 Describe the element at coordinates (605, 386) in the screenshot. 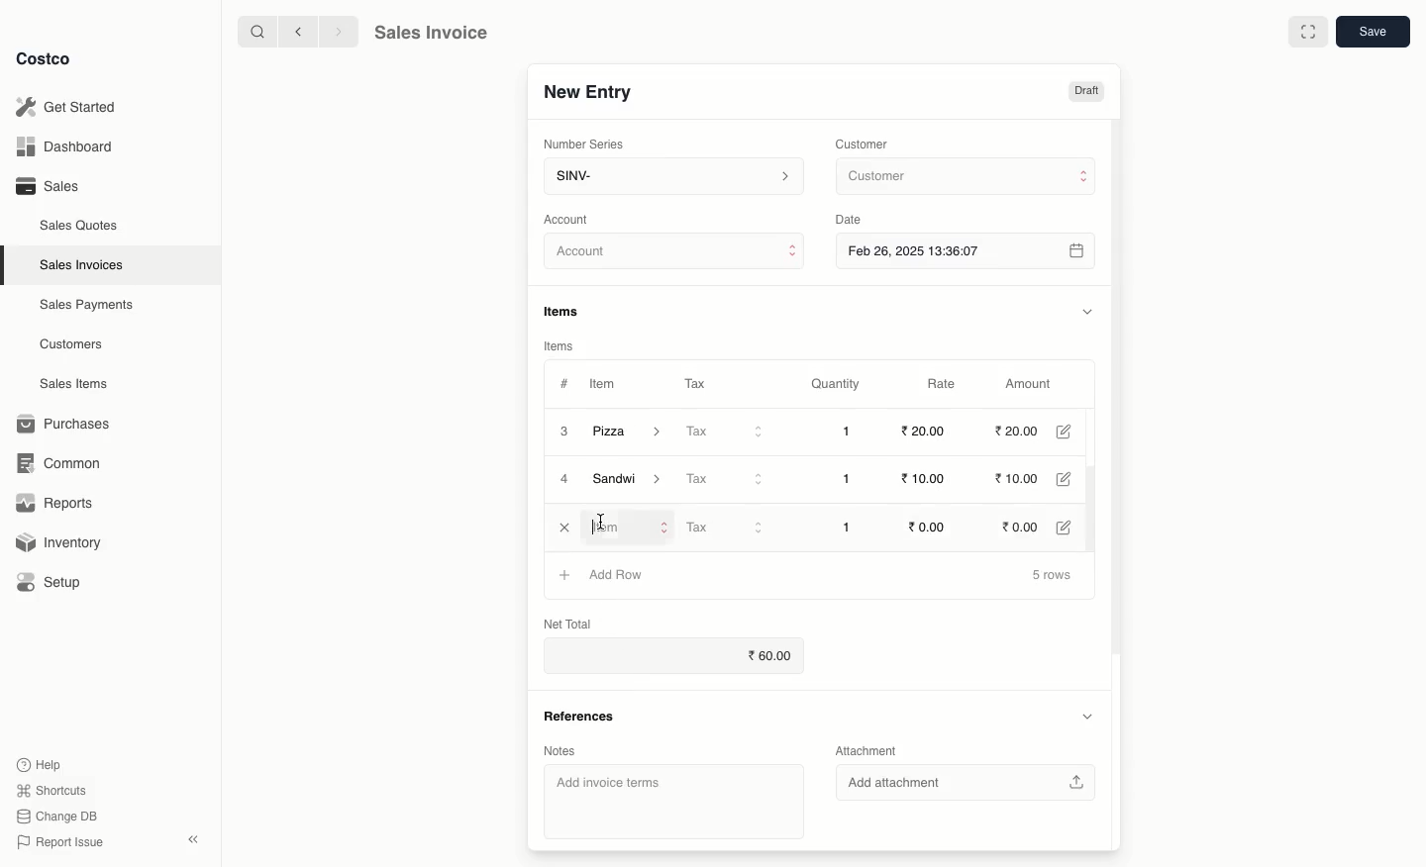

I see `Item` at that location.